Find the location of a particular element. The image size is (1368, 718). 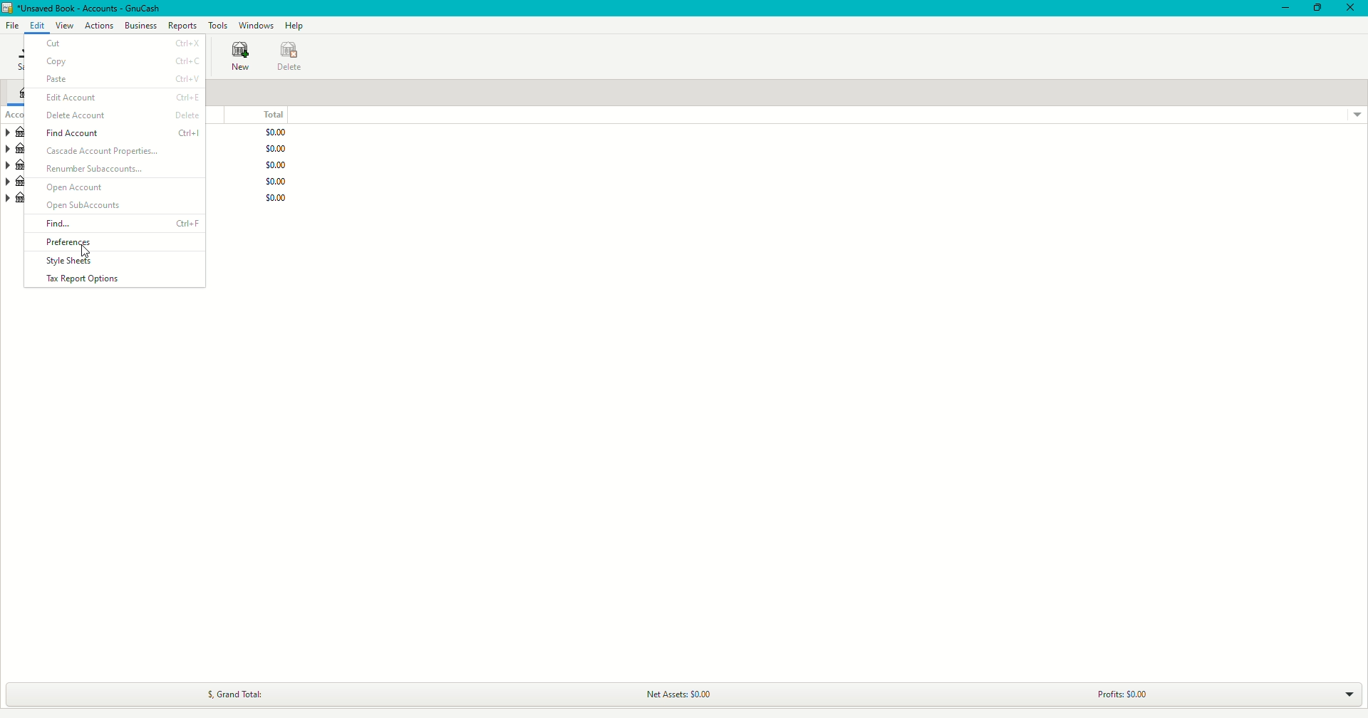

Tax report options is located at coordinates (103, 279).